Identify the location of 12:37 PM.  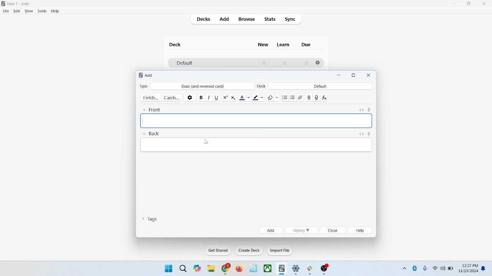
(469, 266).